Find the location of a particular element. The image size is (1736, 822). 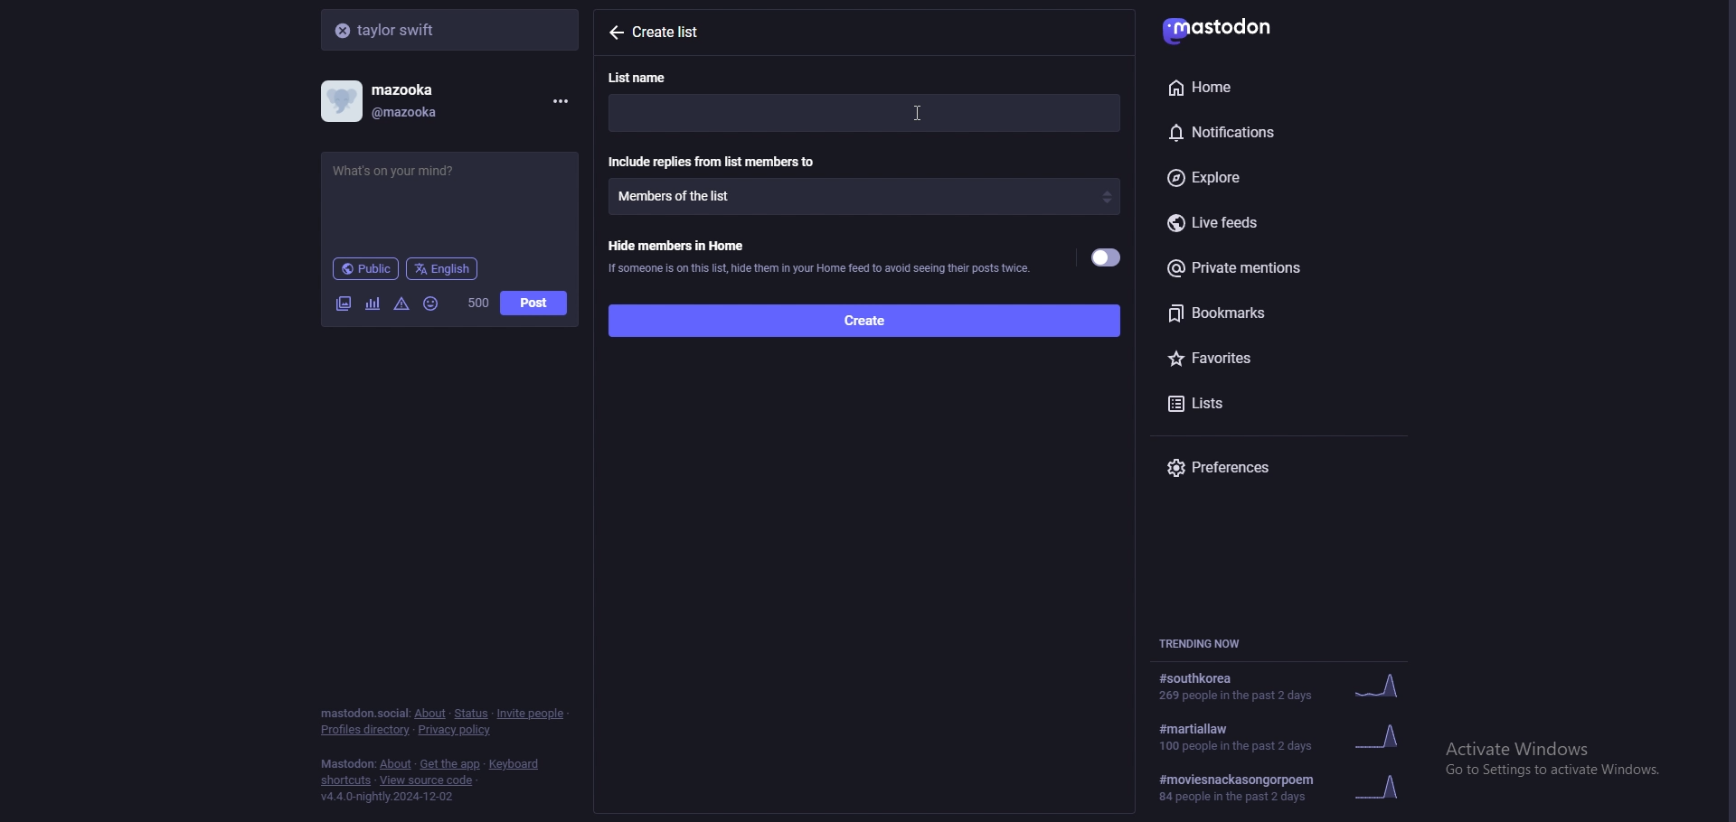

menu is located at coordinates (557, 101).